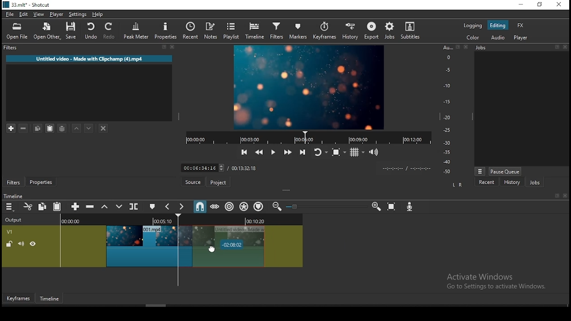 Image resolution: width=571 pixels, height=321 pixels. What do you see at coordinates (457, 185) in the screenshot?
I see `LR` at bounding box center [457, 185].